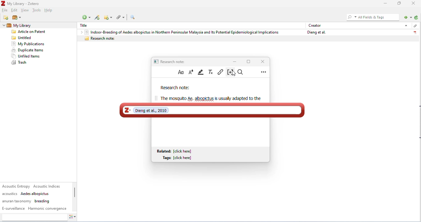  Describe the element at coordinates (414, 3) in the screenshot. I see `close` at that location.